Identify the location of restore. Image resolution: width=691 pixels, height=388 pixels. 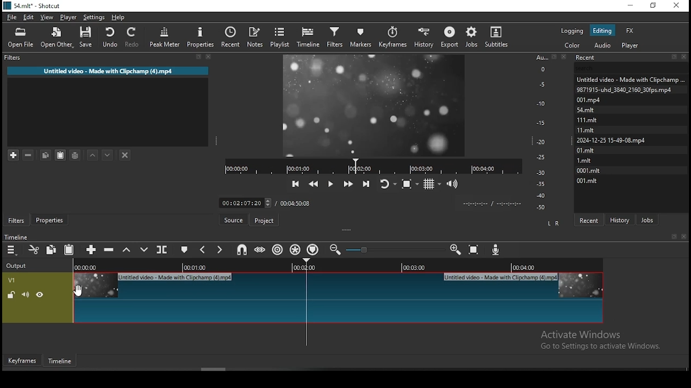
(654, 6).